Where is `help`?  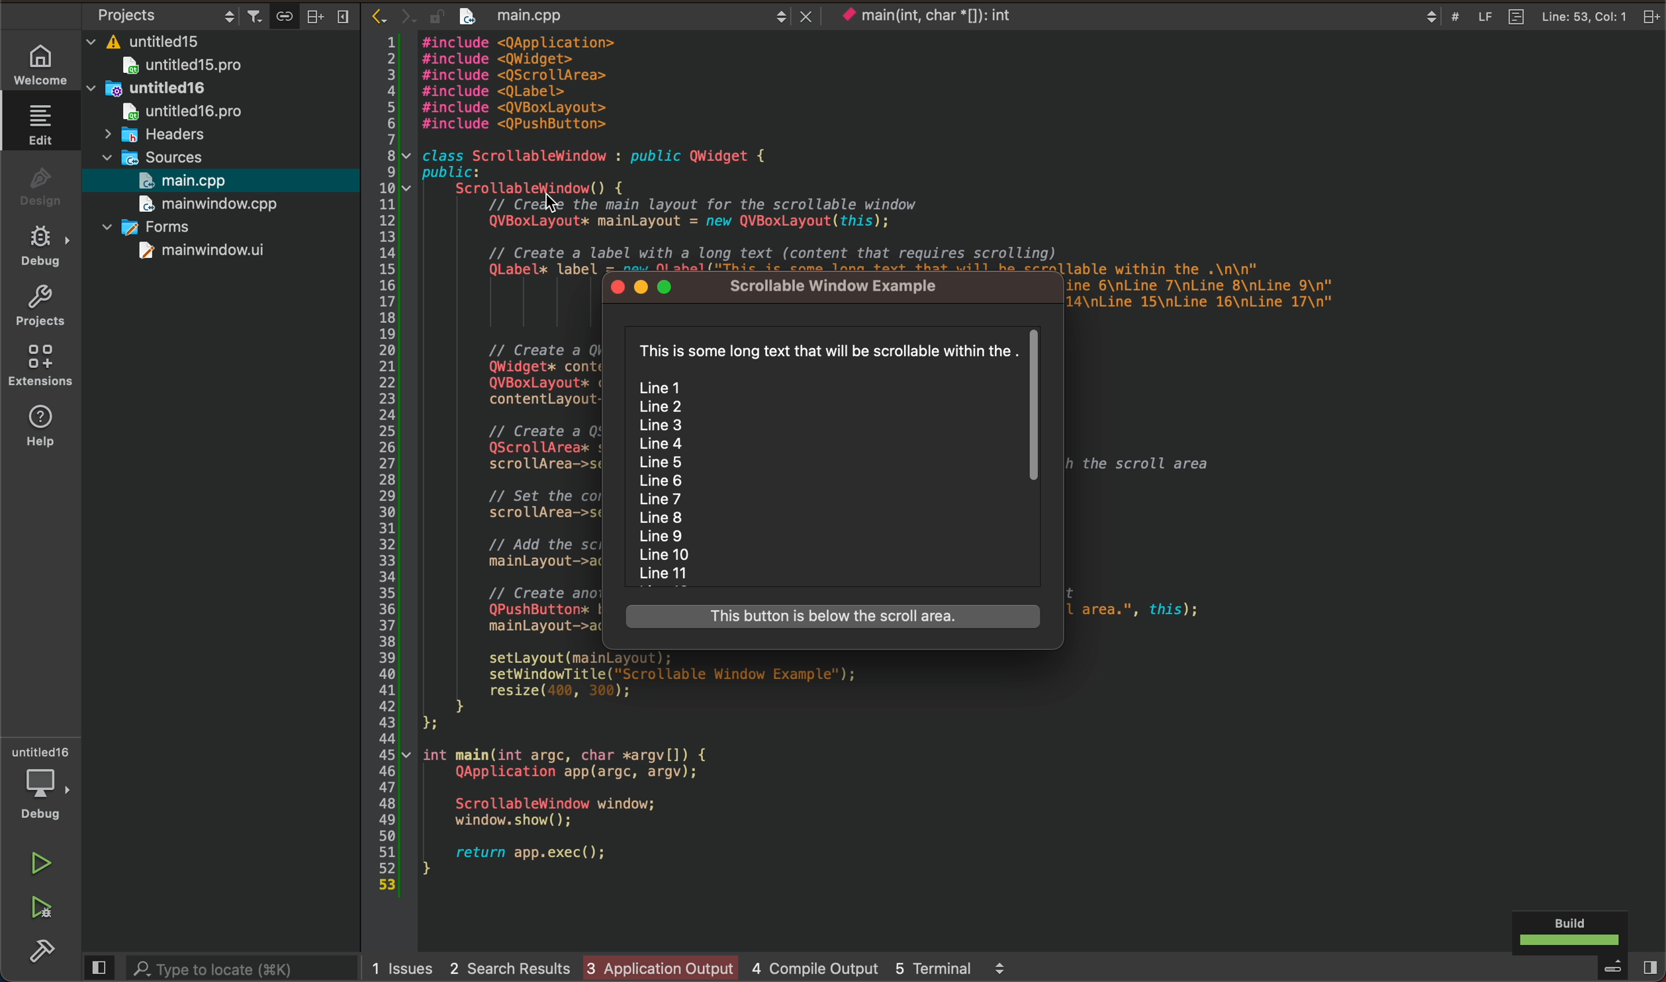 help is located at coordinates (40, 424).